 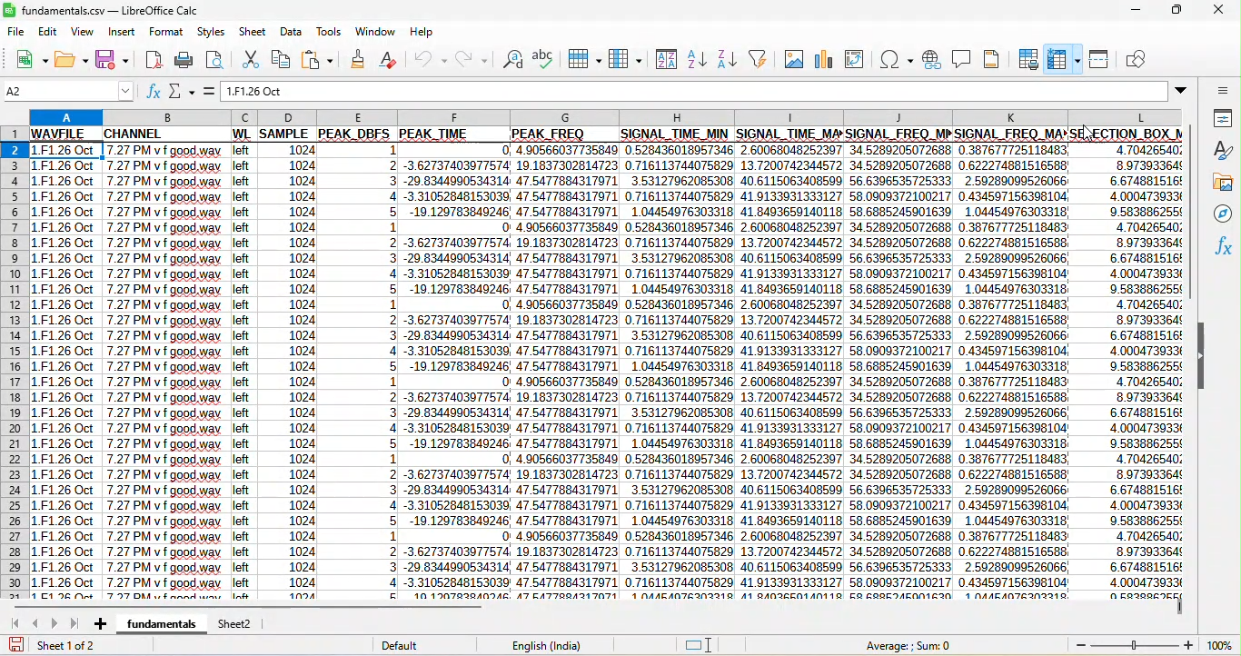 What do you see at coordinates (213, 58) in the screenshot?
I see `print preview` at bounding box center [213, 58].